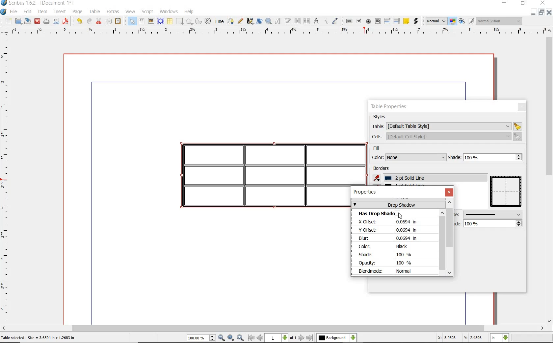 The image size is (553, 343). I want to click on polygon, so click(190, 22).